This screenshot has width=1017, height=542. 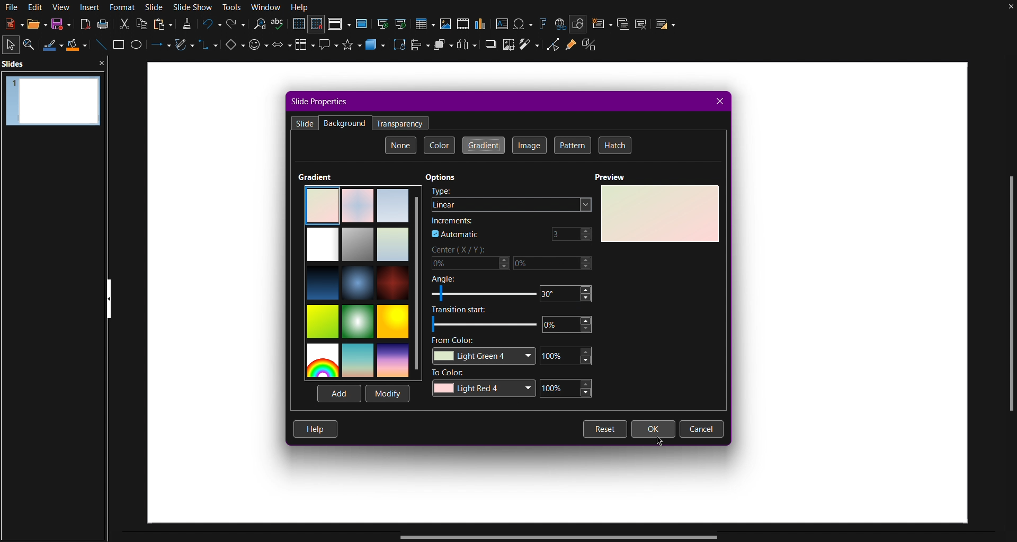 What do you see at coordinates (362, 23) in the screenshot?
I see `Master Slide` at bounding box center [362, 23].